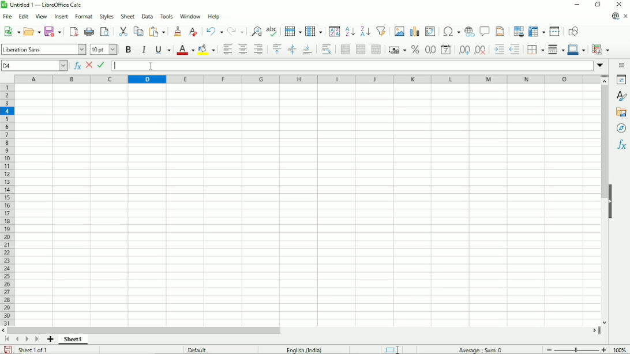 The height and width of the screenshot is (354, 630). I want to click on Export directly as PDF, so click(74, 32).